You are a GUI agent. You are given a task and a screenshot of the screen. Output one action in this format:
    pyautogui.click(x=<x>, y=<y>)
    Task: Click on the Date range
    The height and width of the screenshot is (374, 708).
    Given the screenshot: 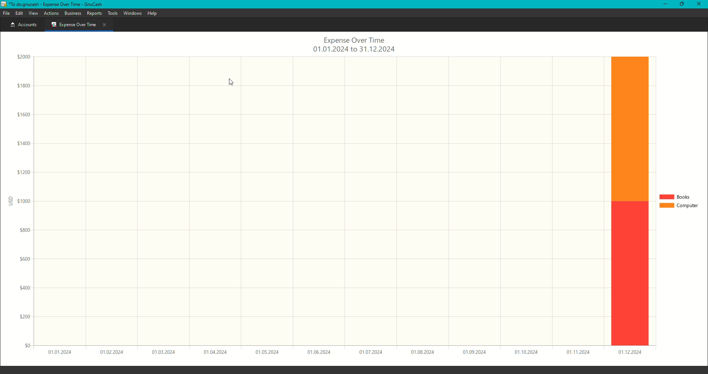 What is the action you would take?
    pyautogui.click(x=344, y=354)
    